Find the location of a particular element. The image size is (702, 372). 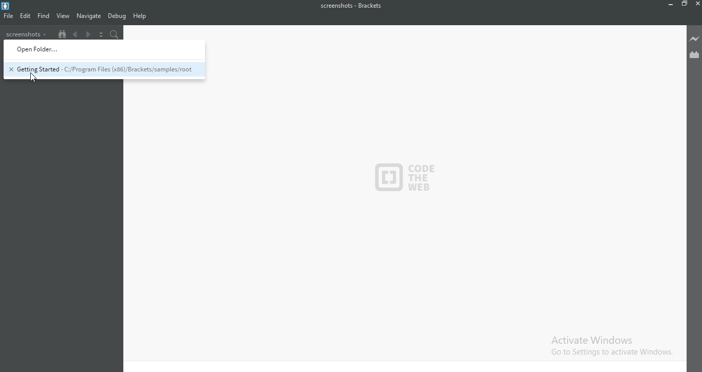

view is located at coordinates (64, 16).